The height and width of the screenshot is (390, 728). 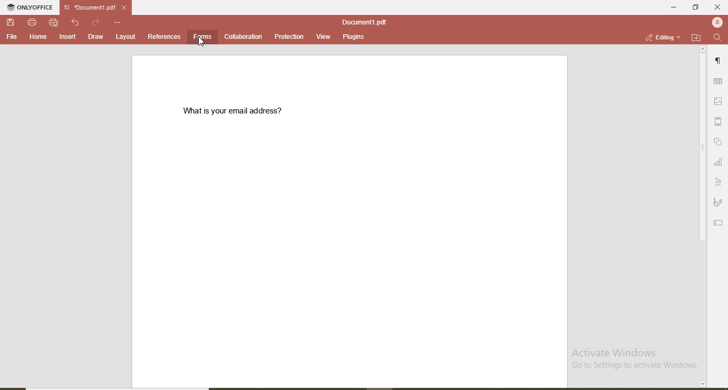 I want to click on undo, so click(x=77, y=22).